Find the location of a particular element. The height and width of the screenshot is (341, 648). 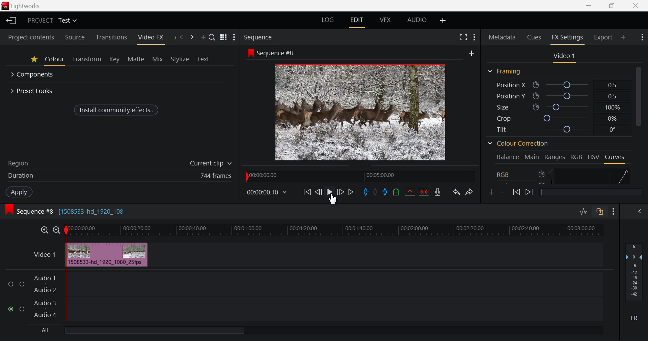

Show Settings is located at coordinates (476, 37).